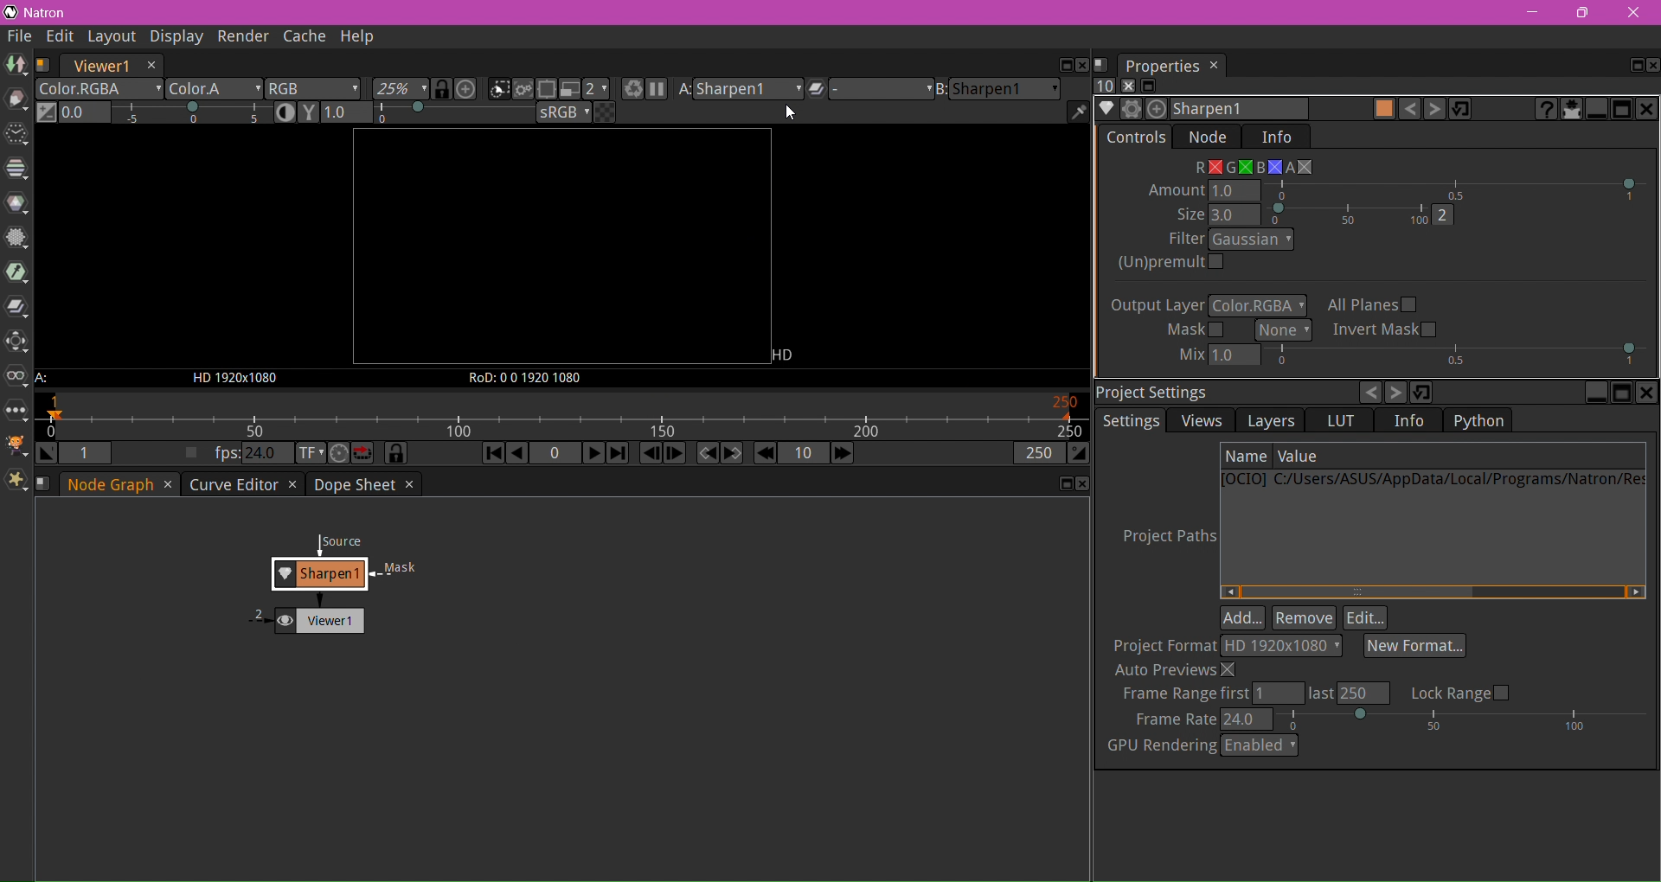  I want to click on Frame Increment, so click(802, 454).